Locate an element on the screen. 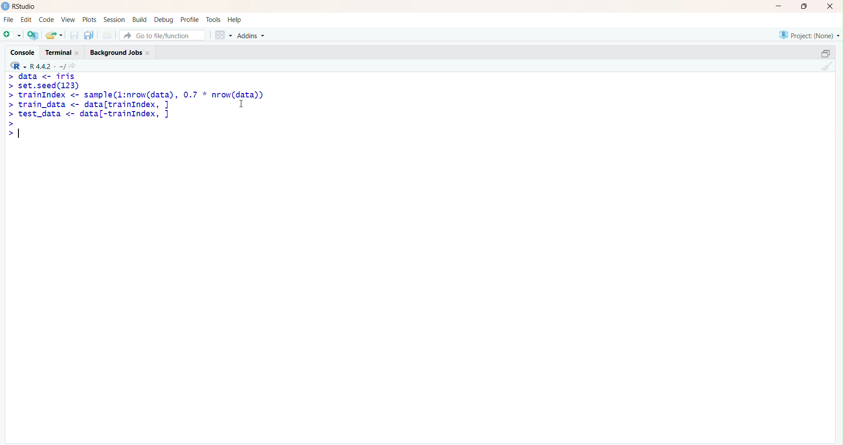  Go to file/function is located at coordinates (162, 34).